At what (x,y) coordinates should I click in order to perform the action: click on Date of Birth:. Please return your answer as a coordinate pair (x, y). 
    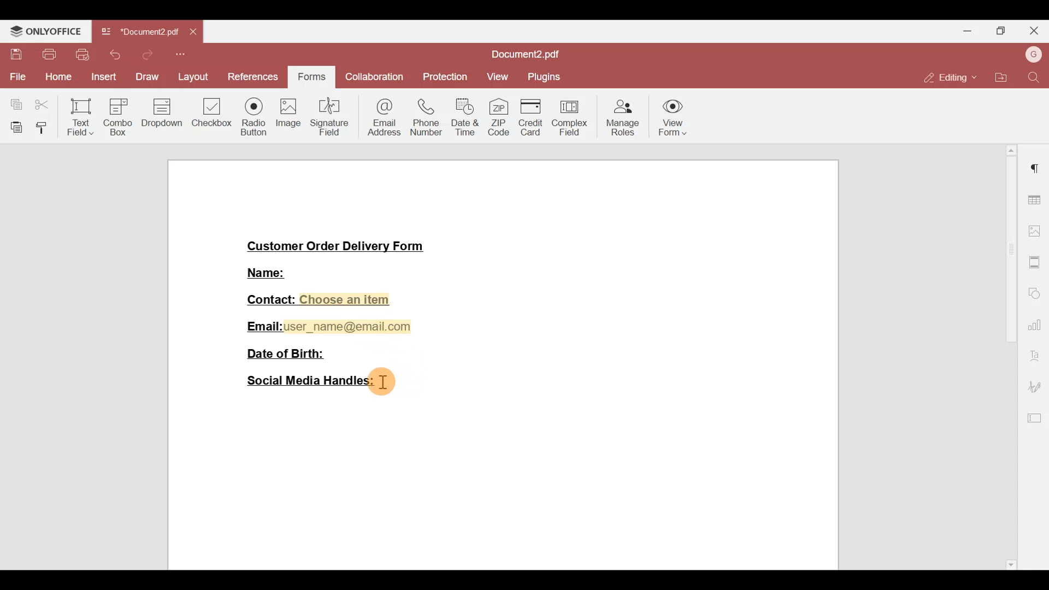
    Looking at the image, I should click on (287, 355).